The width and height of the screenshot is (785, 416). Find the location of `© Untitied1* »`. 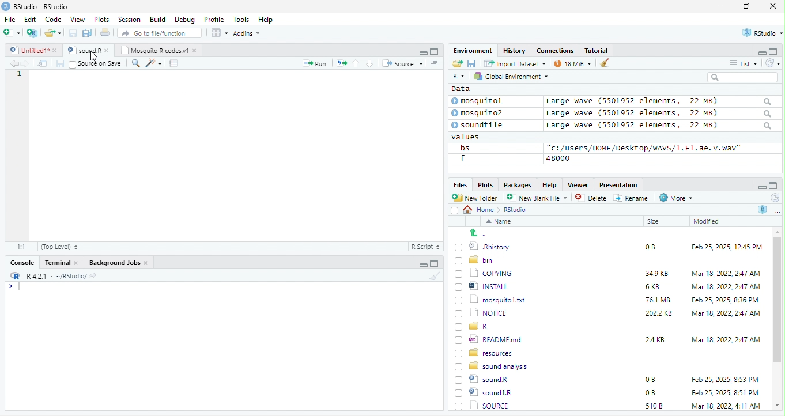

© Untitied1* » is located at coordinates (31, 50).